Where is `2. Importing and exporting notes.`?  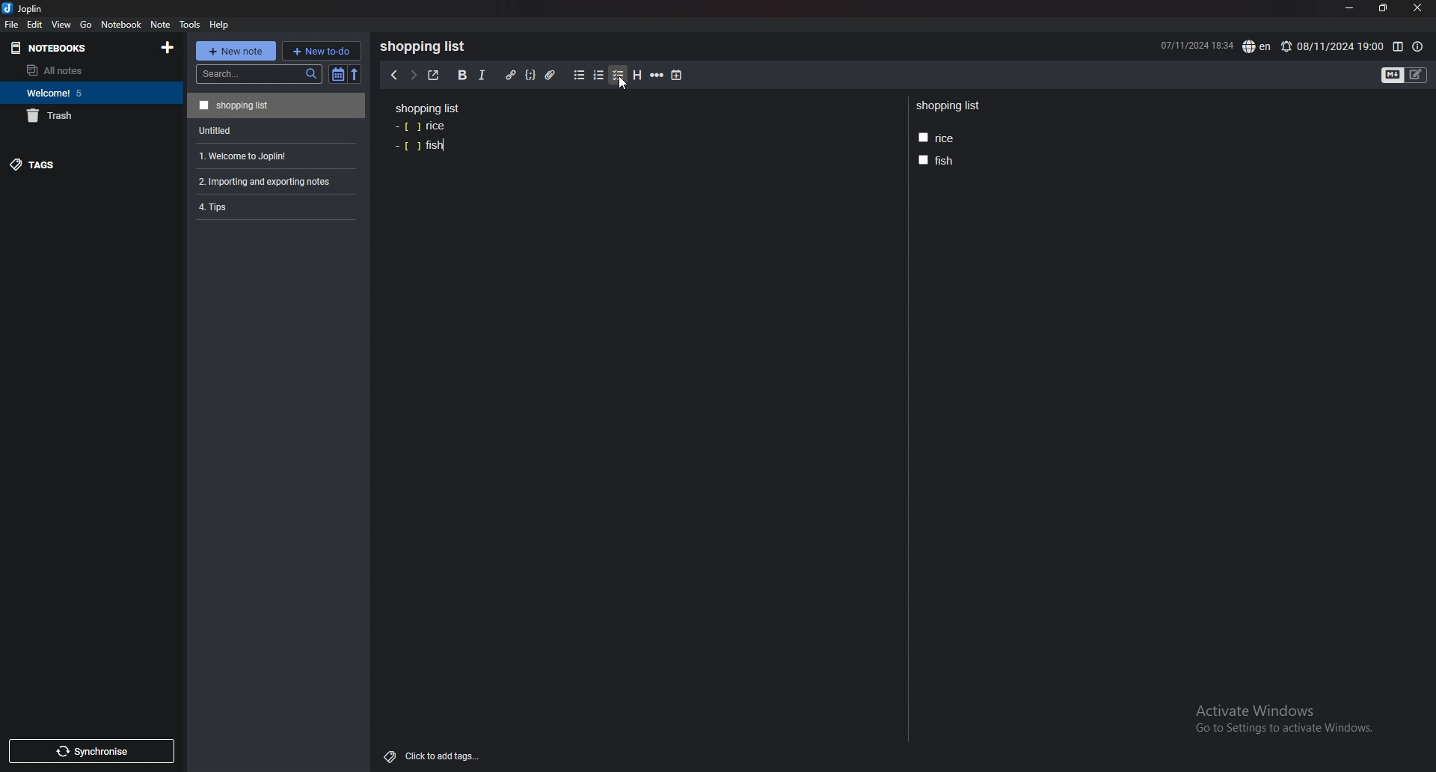
2. Importing and exporting notes. is located at coordinates (274, 180).